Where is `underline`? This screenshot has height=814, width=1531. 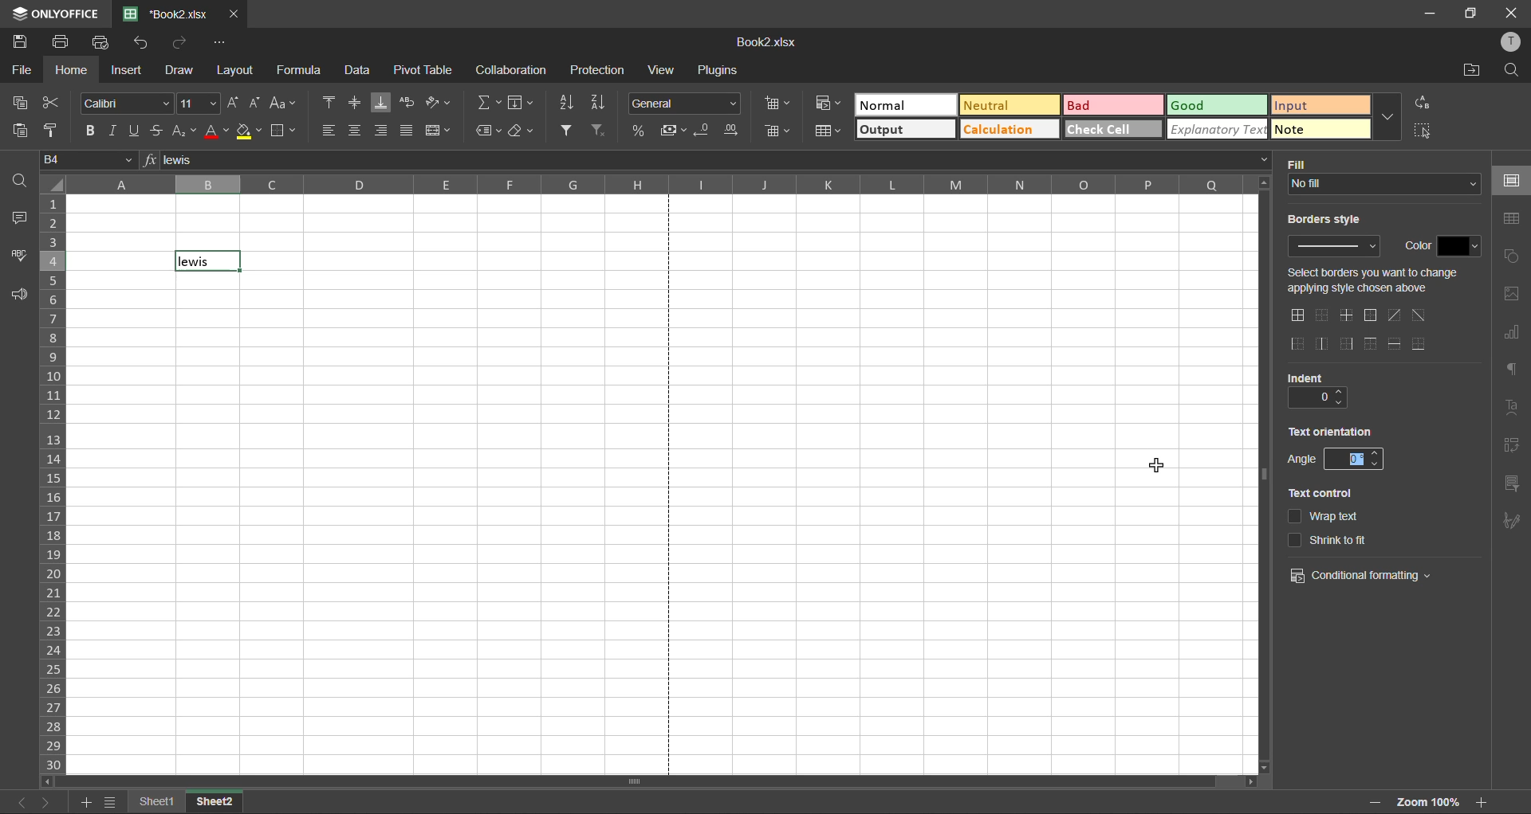
underline is located at coordinates (135, 131).